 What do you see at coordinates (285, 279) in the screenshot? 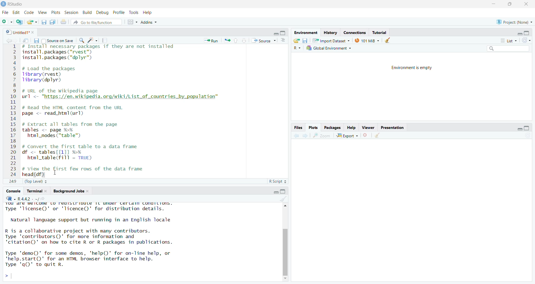
I see `scroll down` at bounding box center [285, 279].